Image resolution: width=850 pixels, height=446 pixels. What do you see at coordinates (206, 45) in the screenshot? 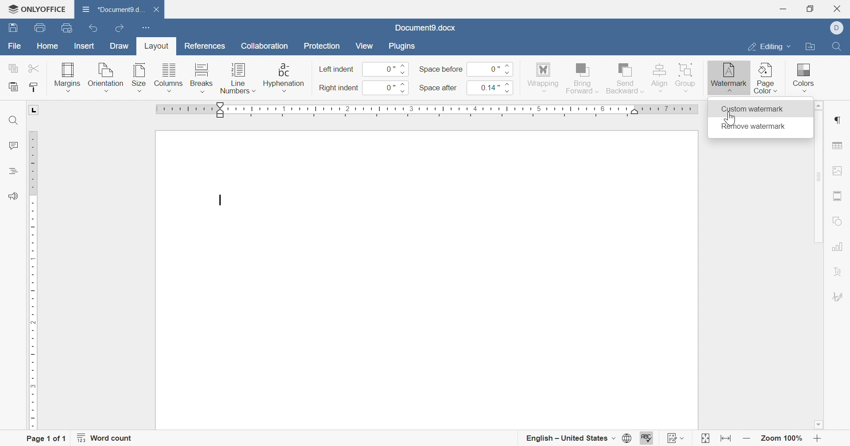
I see `references` at bounding box center [206, 45].